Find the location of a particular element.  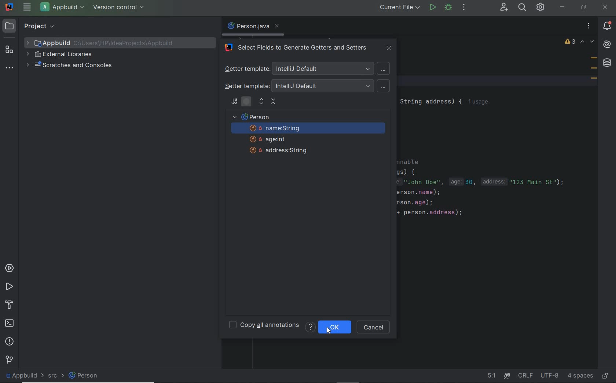

project is located at coordinates (31, 26).